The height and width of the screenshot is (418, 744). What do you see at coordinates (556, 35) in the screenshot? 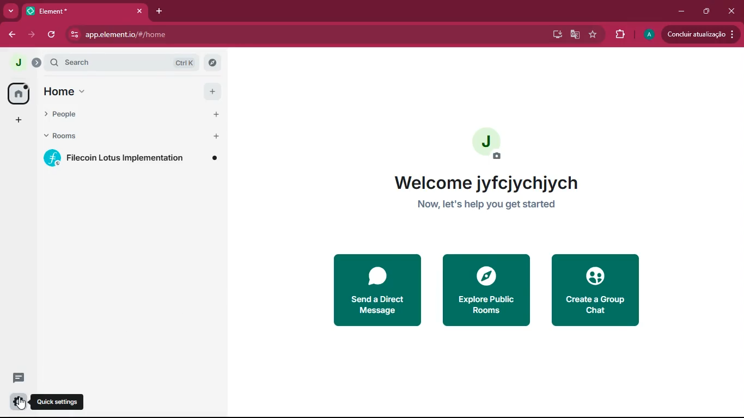
I see `desktop` at bounding box center [556, 35].